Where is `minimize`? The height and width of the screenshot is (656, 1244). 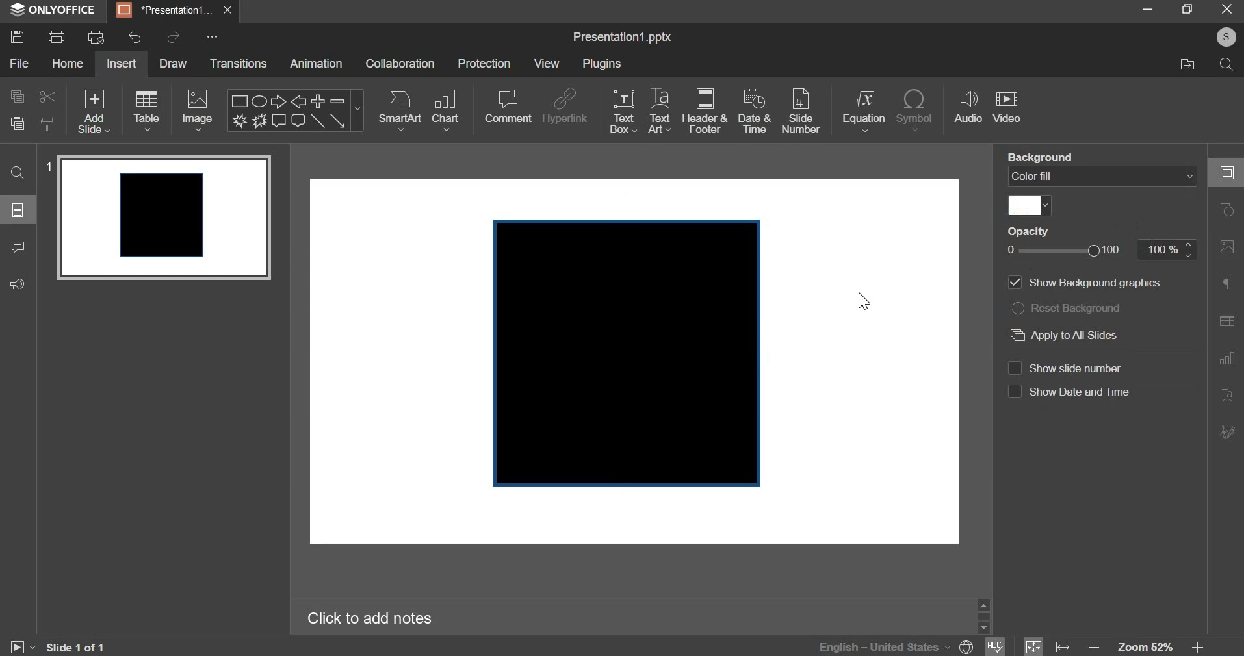
minimize is located at coordinates (1147, 9).